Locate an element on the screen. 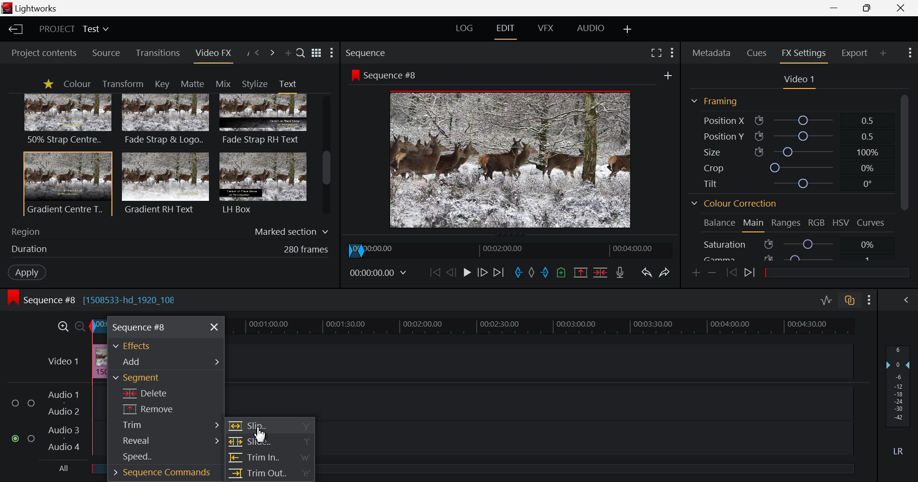 Image resolution: width=918 pixels, height=482 pixels. Trim is located at coordinates (166, 425).